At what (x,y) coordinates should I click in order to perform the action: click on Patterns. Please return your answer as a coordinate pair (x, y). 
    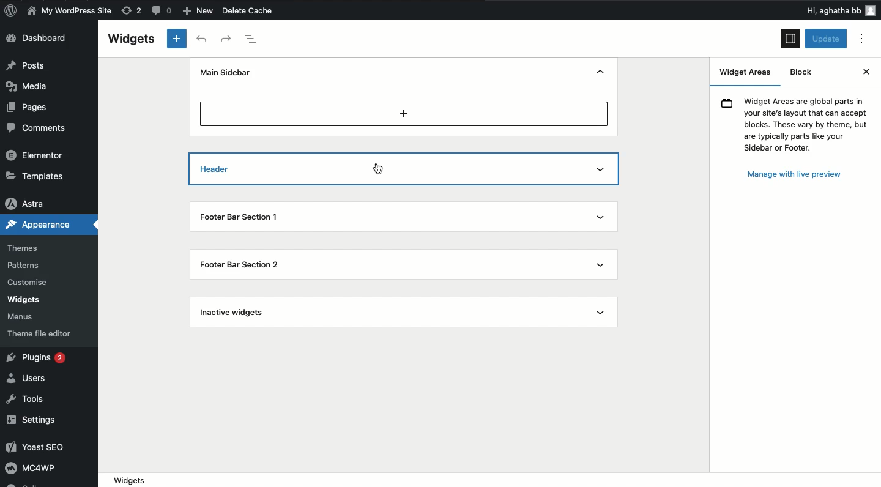
    Looking at the image, I should click on (27, 266).